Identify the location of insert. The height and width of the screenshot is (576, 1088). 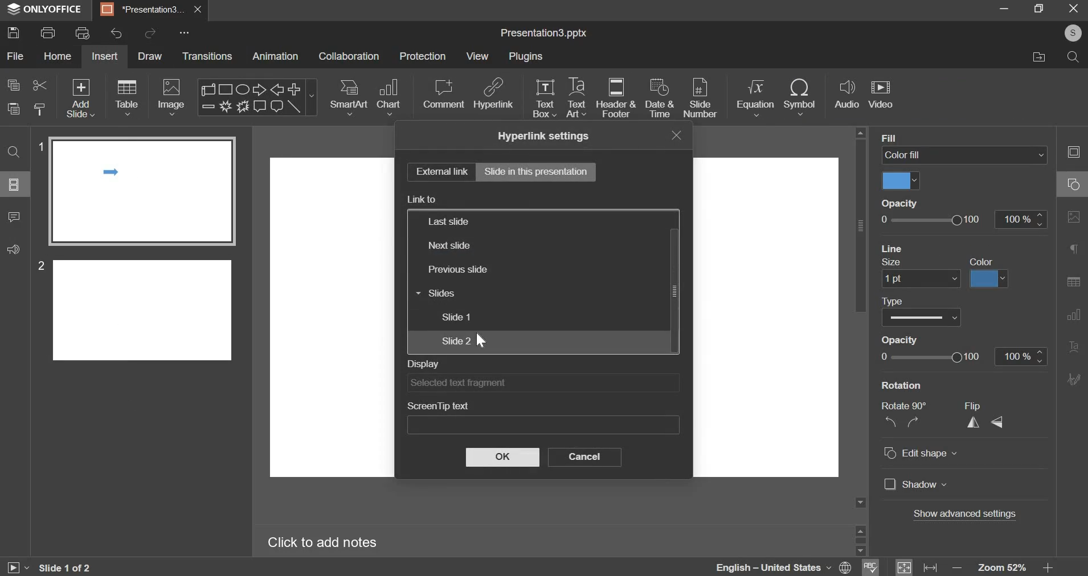
(104, 56).